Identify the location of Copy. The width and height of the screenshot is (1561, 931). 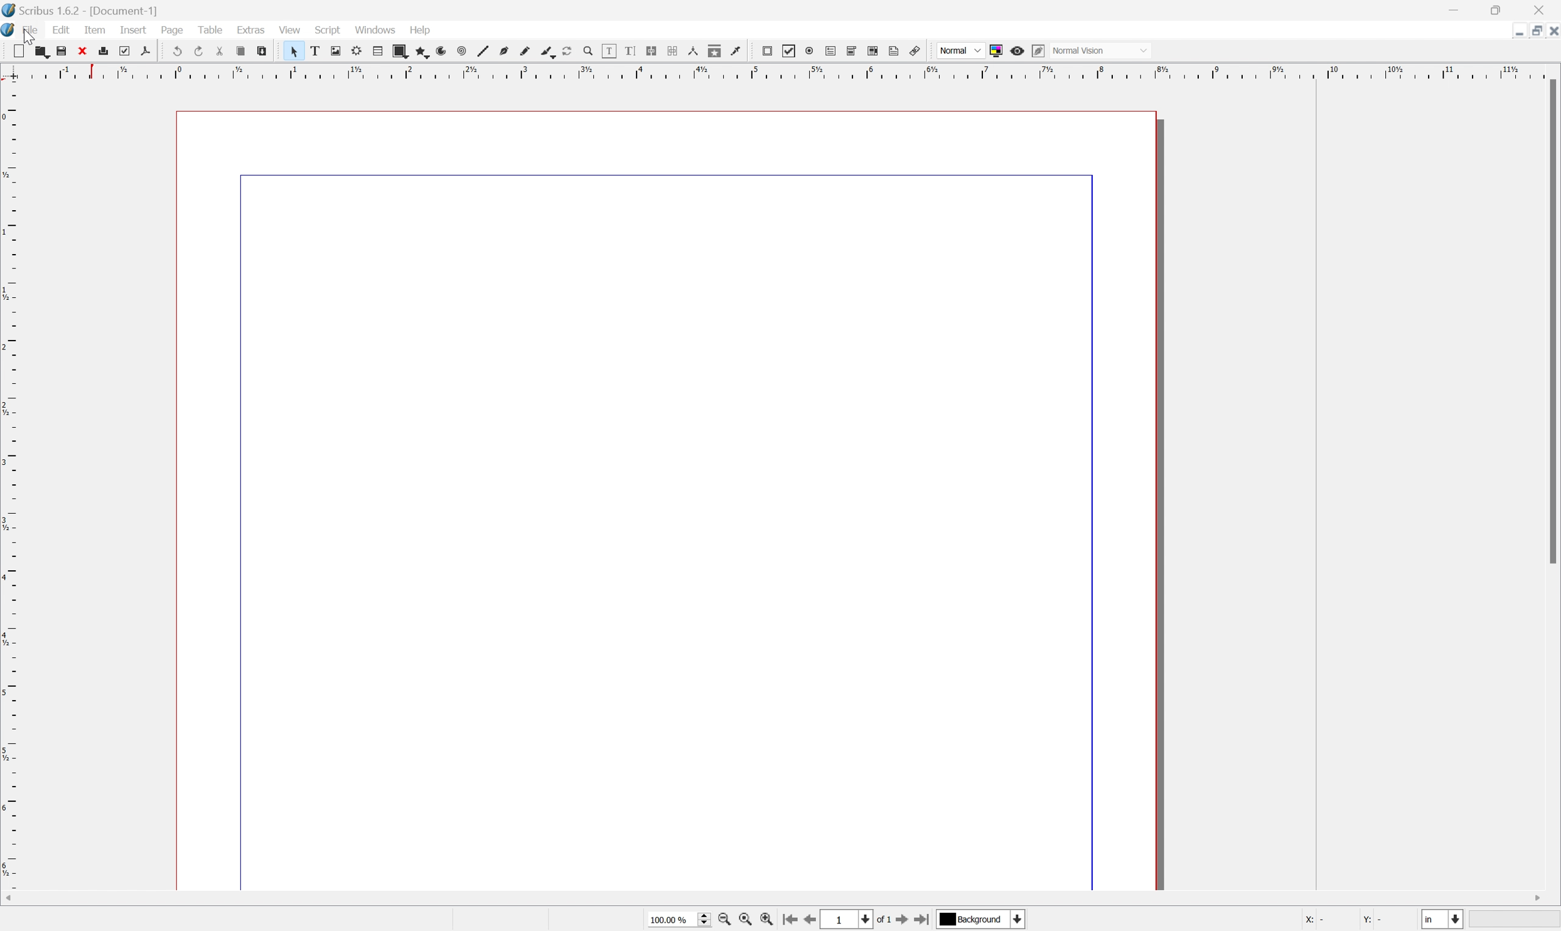
(244, 52).